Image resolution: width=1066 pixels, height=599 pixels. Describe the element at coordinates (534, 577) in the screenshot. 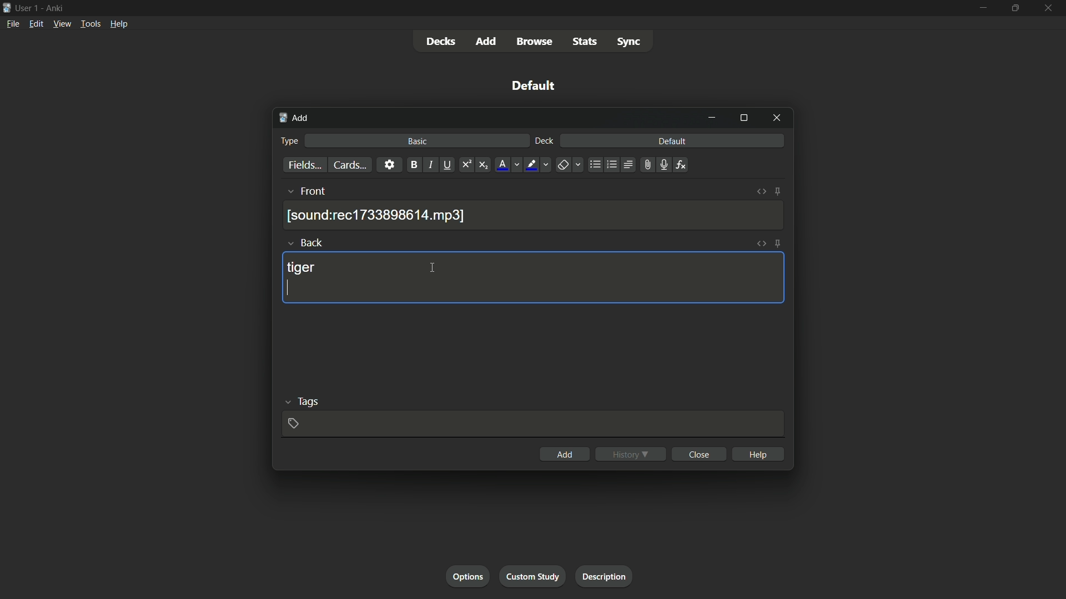

I see `custom study` at that location.